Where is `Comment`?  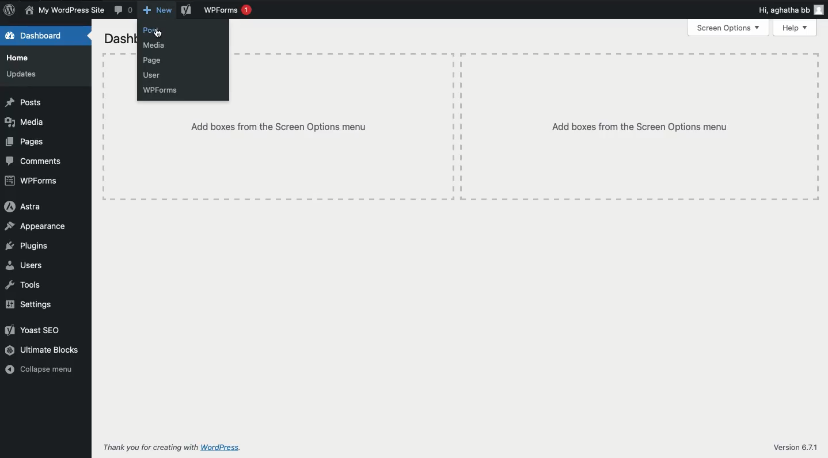
Comment is located at coordinates (124, 10).